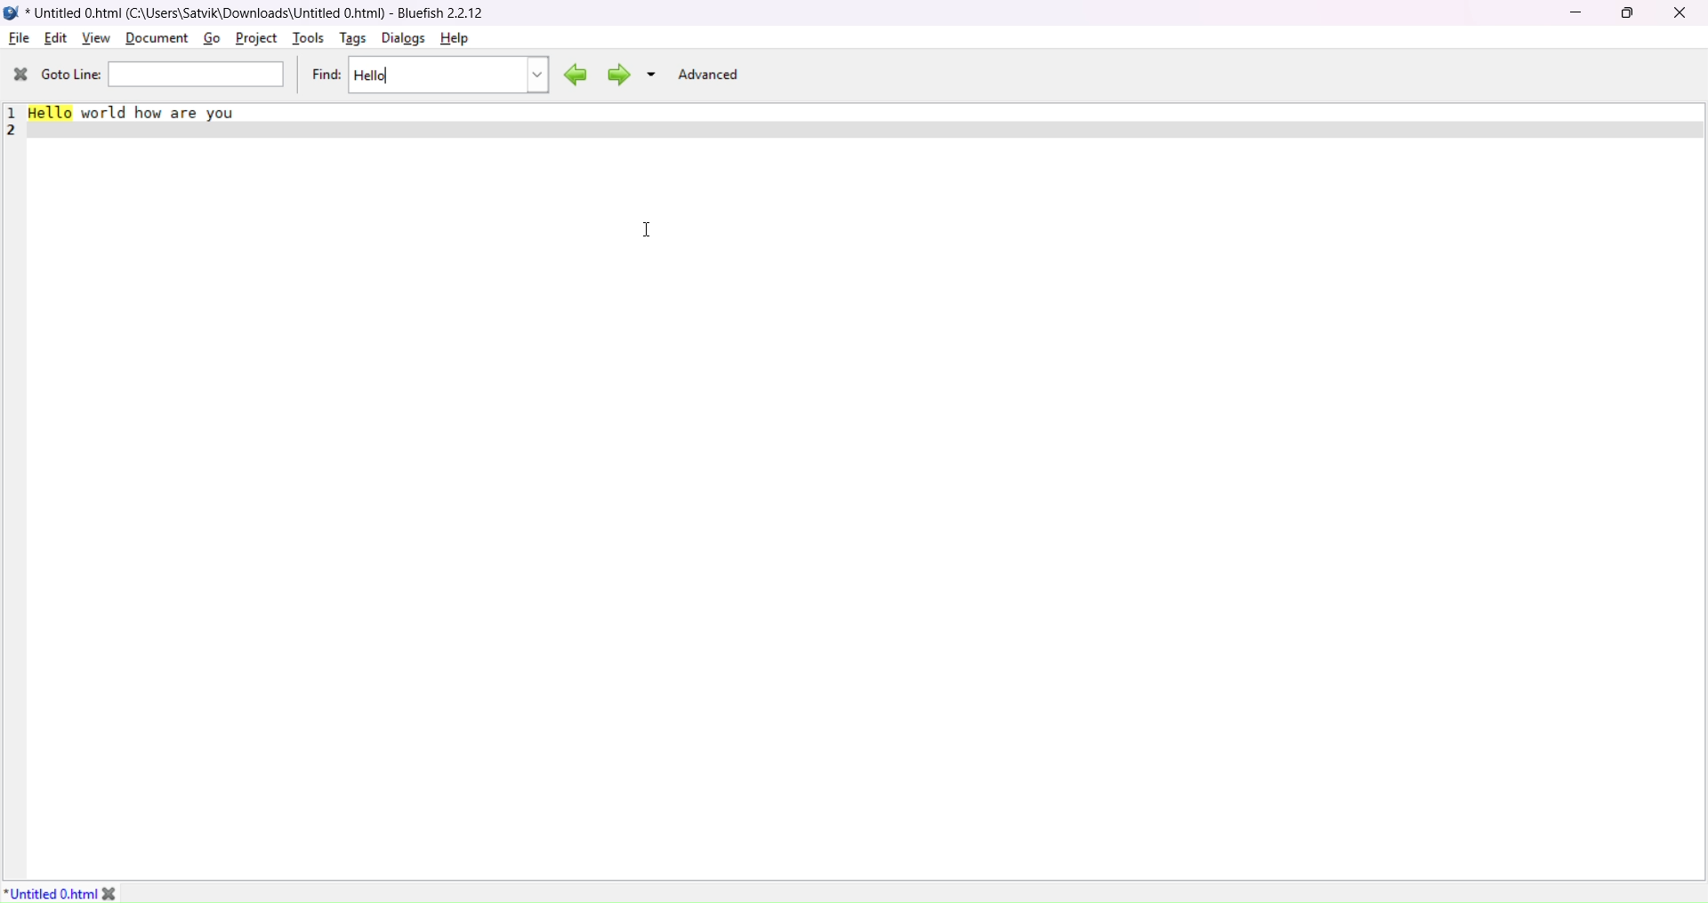 The image size is (1708, 903). What do you see at coordinates (306, 41) in the screenshot?
I see `tools` at bounding box center [306, 41].